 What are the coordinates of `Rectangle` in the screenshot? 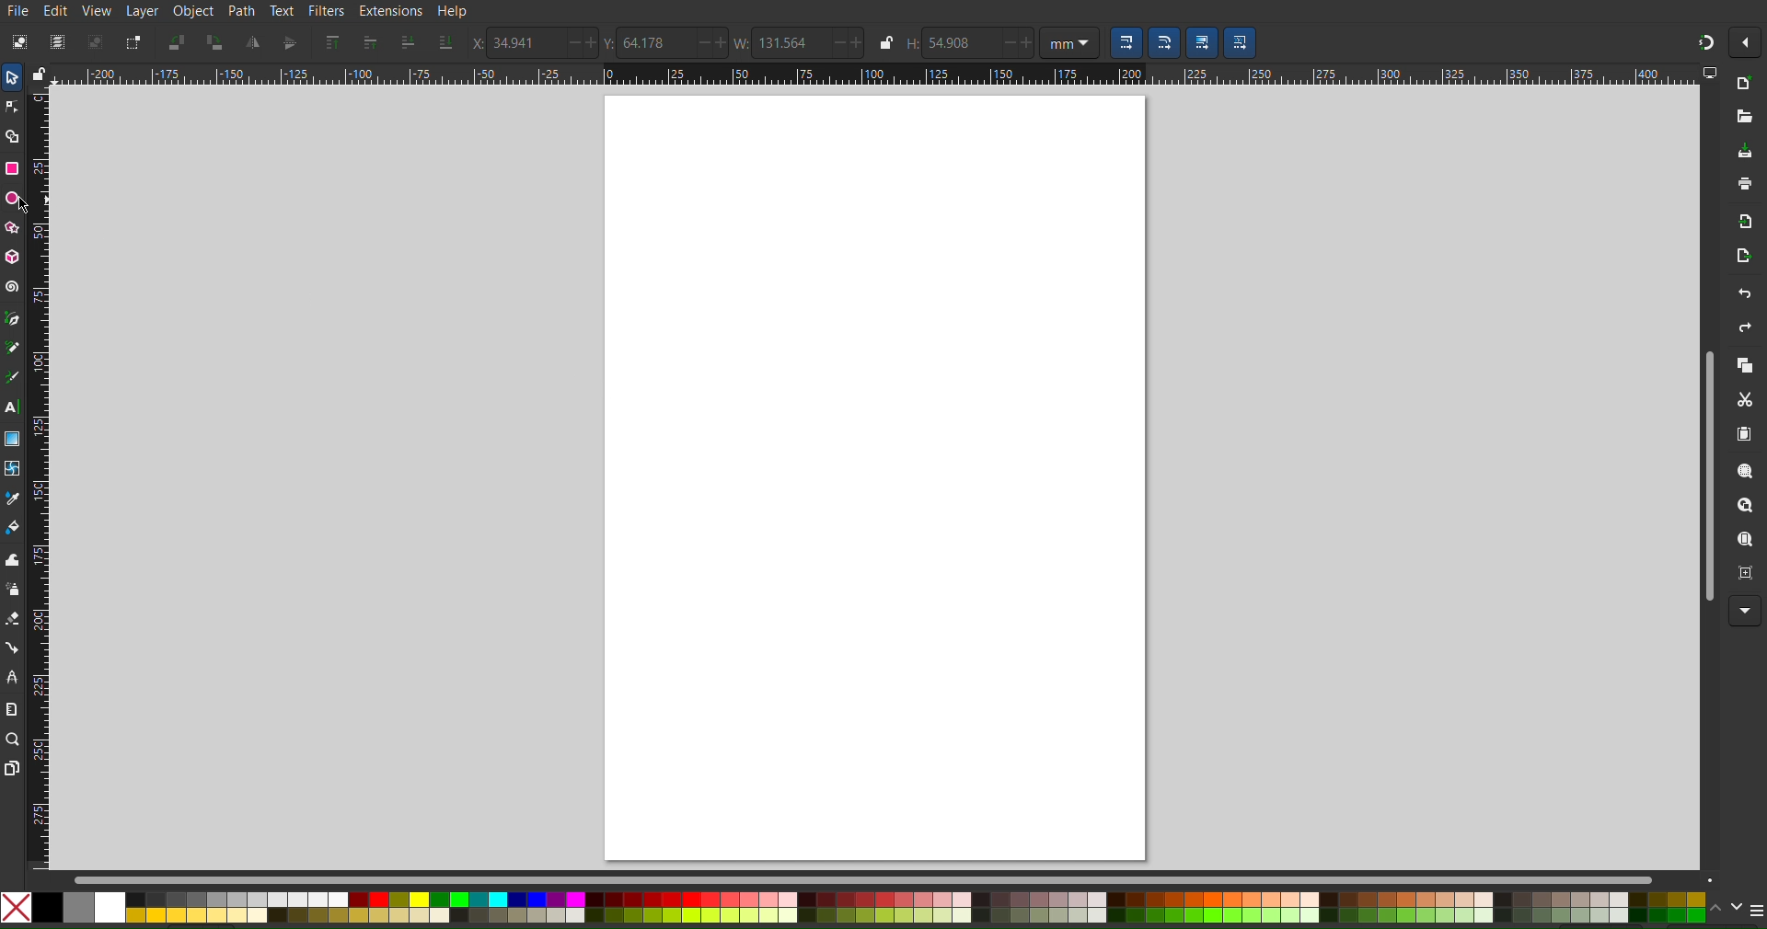 It's located at (13, 168).